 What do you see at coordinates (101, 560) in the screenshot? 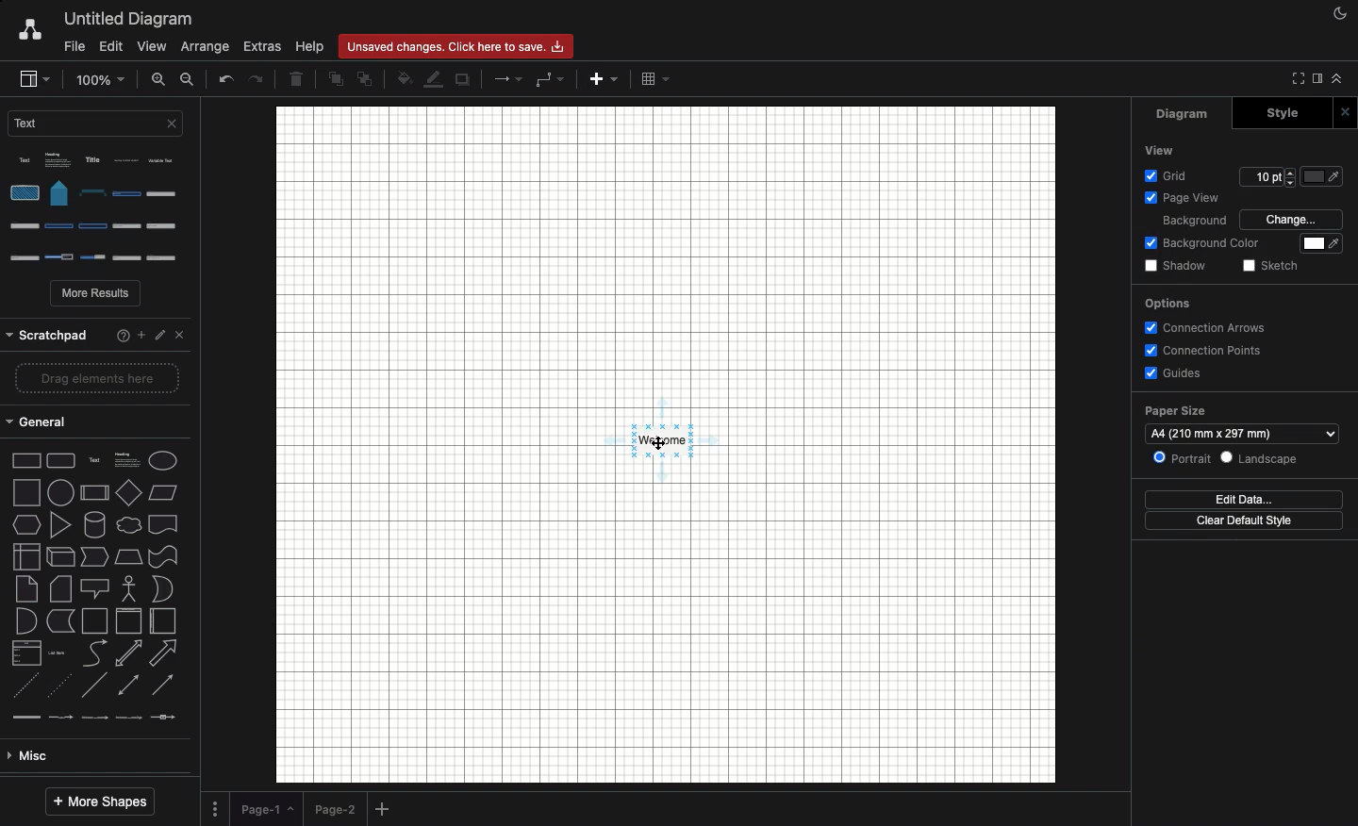
I see `line types` at bounding box center [101, 560].